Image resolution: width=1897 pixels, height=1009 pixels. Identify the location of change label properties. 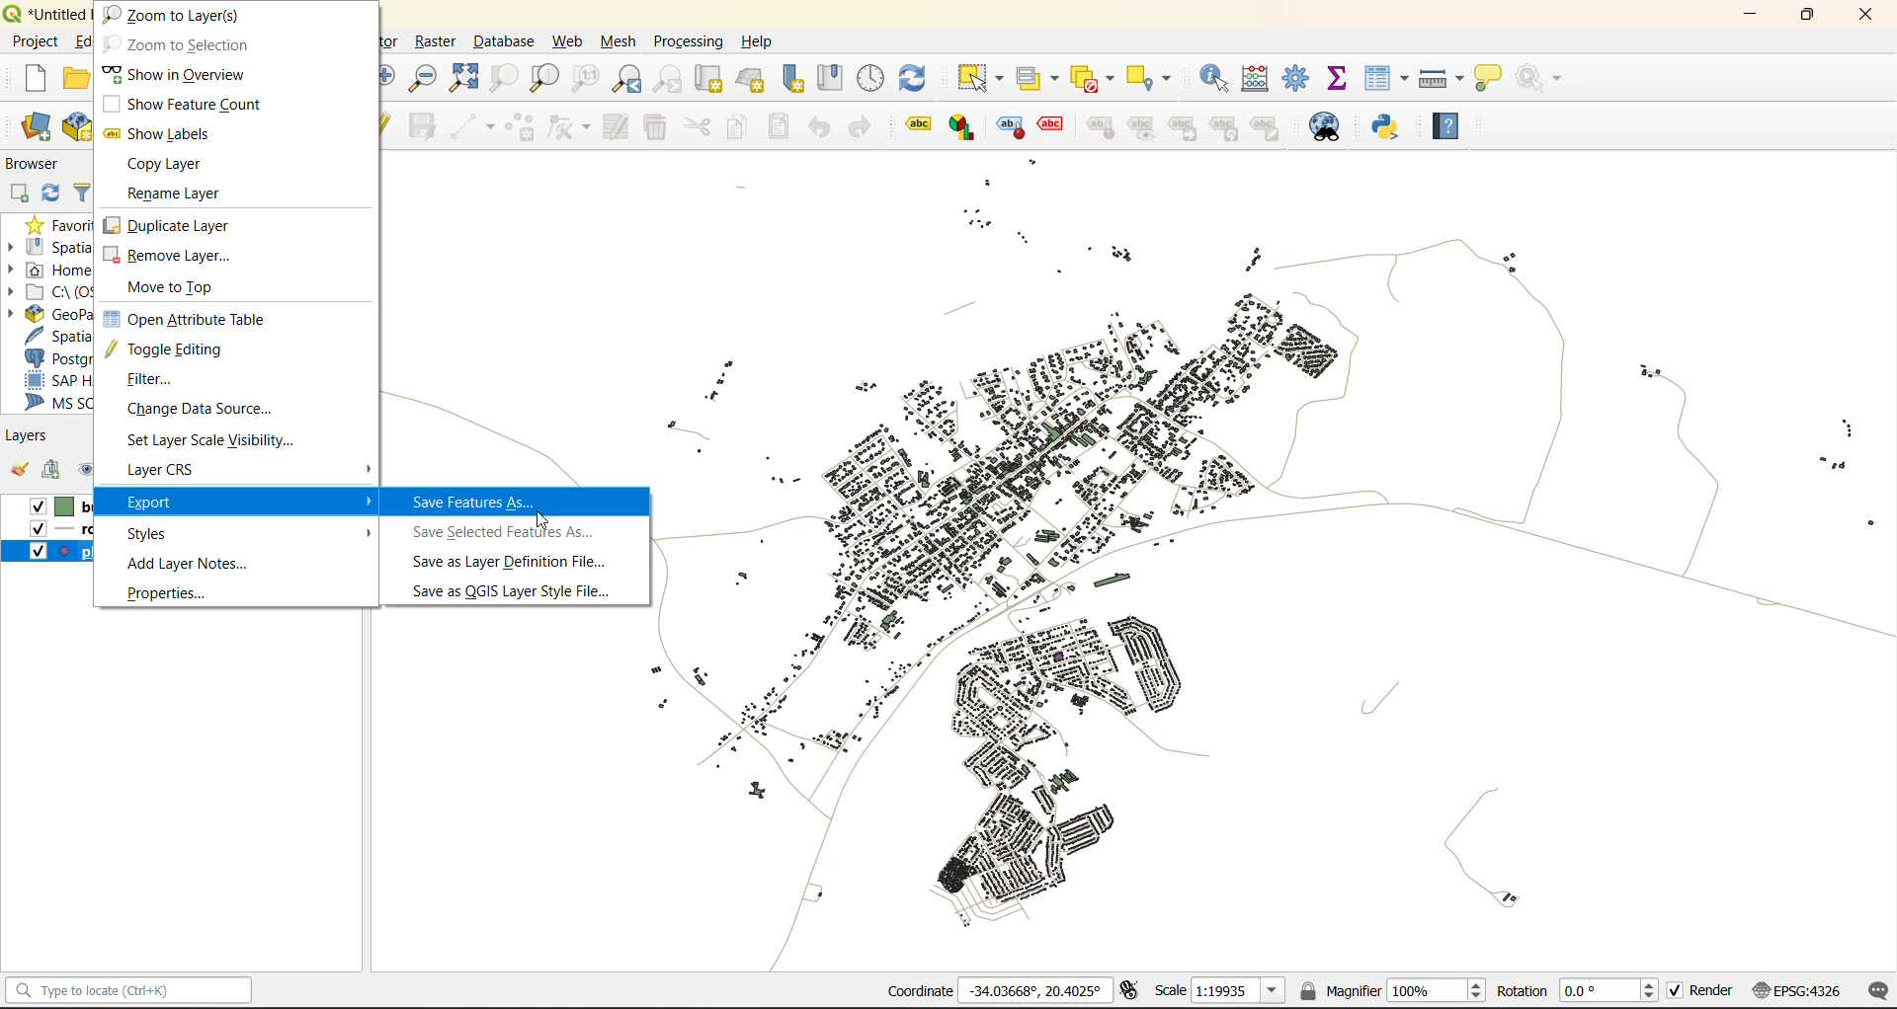
(1272, 127).